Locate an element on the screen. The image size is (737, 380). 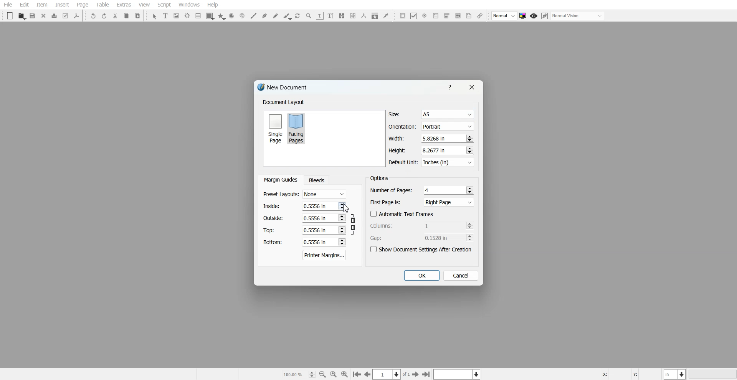
Automatic Text Frames is located at coordinates (402, 214).